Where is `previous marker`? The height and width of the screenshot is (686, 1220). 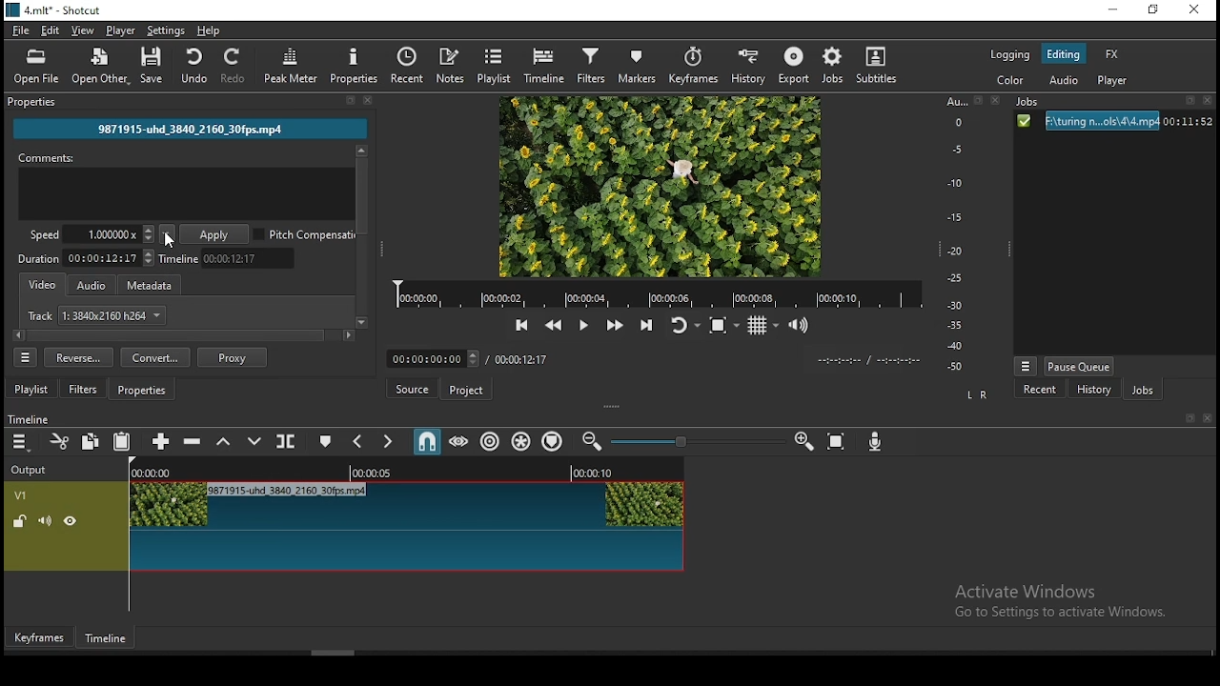 previous marker is located at coordinates (359, 443).